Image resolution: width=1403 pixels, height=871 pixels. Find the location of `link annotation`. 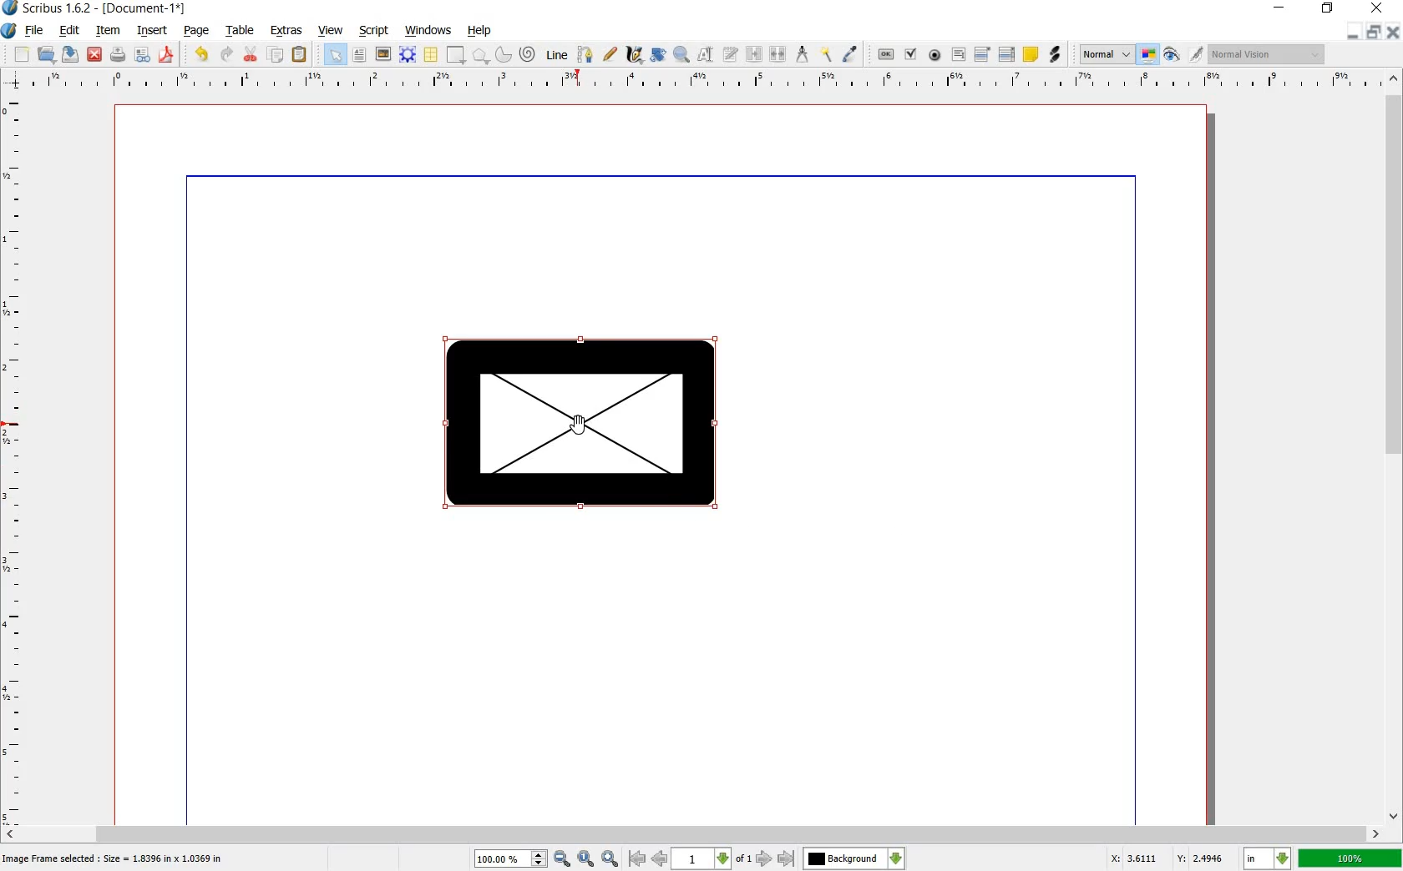

link annotation is located at coordinates (1056, 55).